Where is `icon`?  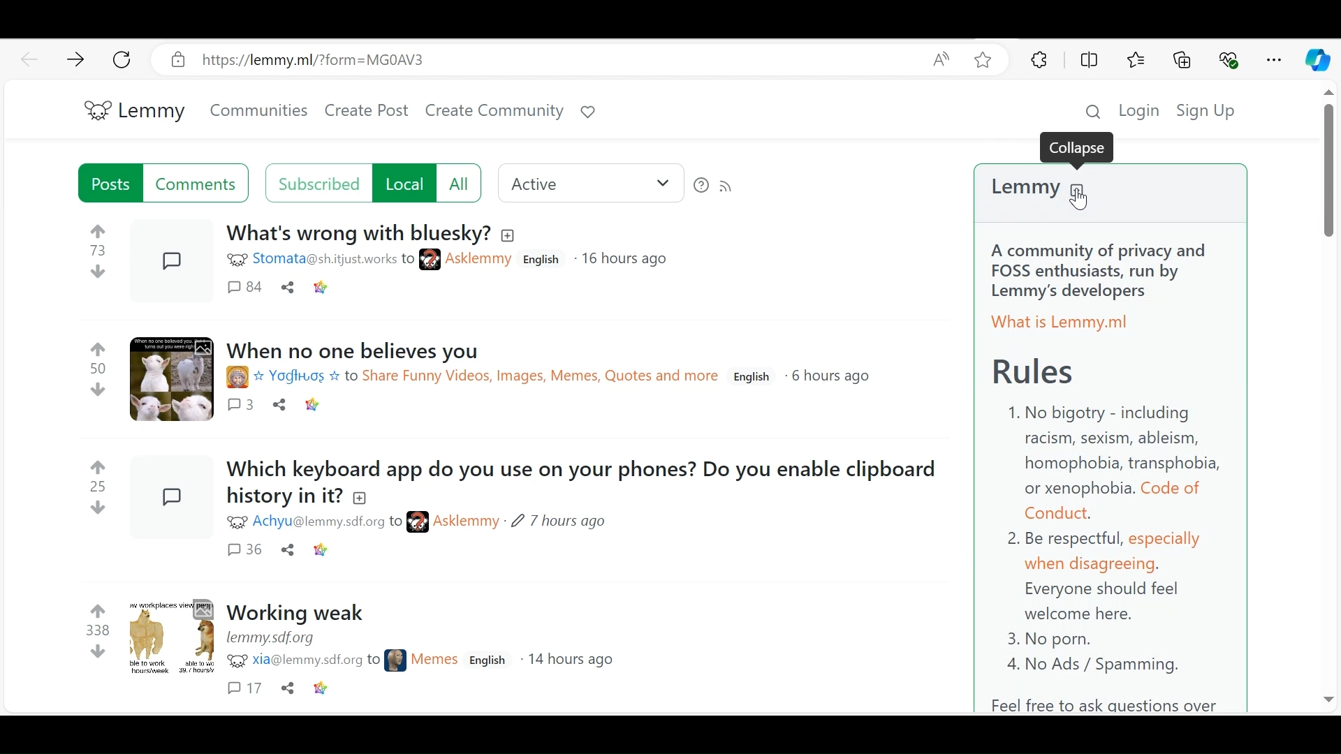 icon is located at coordinates (238, 663).